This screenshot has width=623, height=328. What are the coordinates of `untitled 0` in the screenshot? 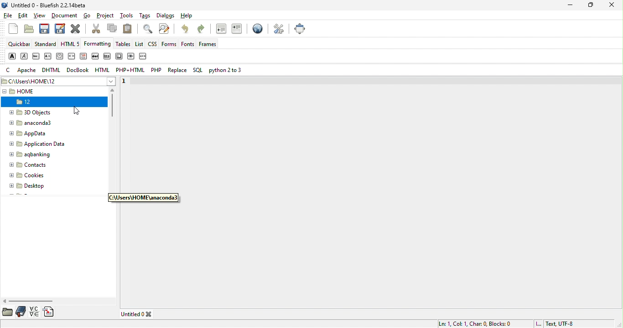 It's located at (139, 314).